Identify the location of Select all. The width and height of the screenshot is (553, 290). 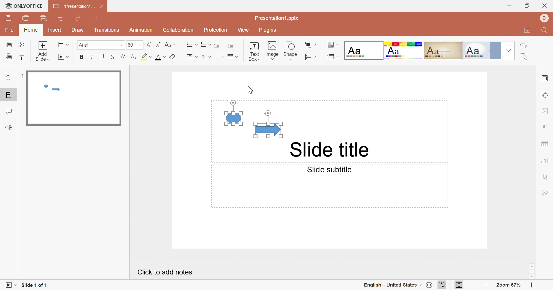
(524, 57).